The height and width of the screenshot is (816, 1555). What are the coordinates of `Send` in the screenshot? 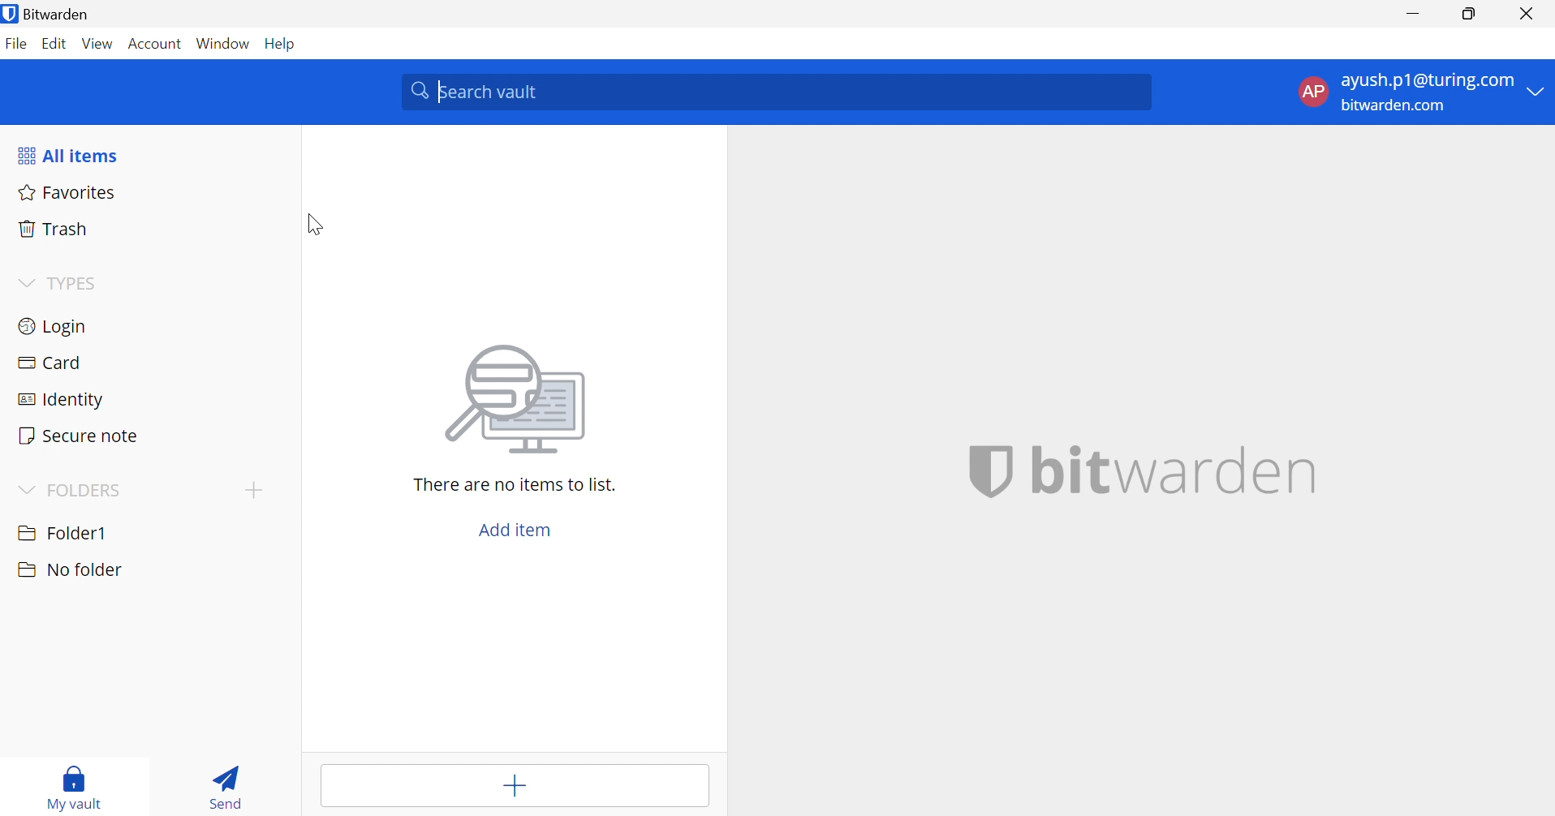 It's located at (230, 784).